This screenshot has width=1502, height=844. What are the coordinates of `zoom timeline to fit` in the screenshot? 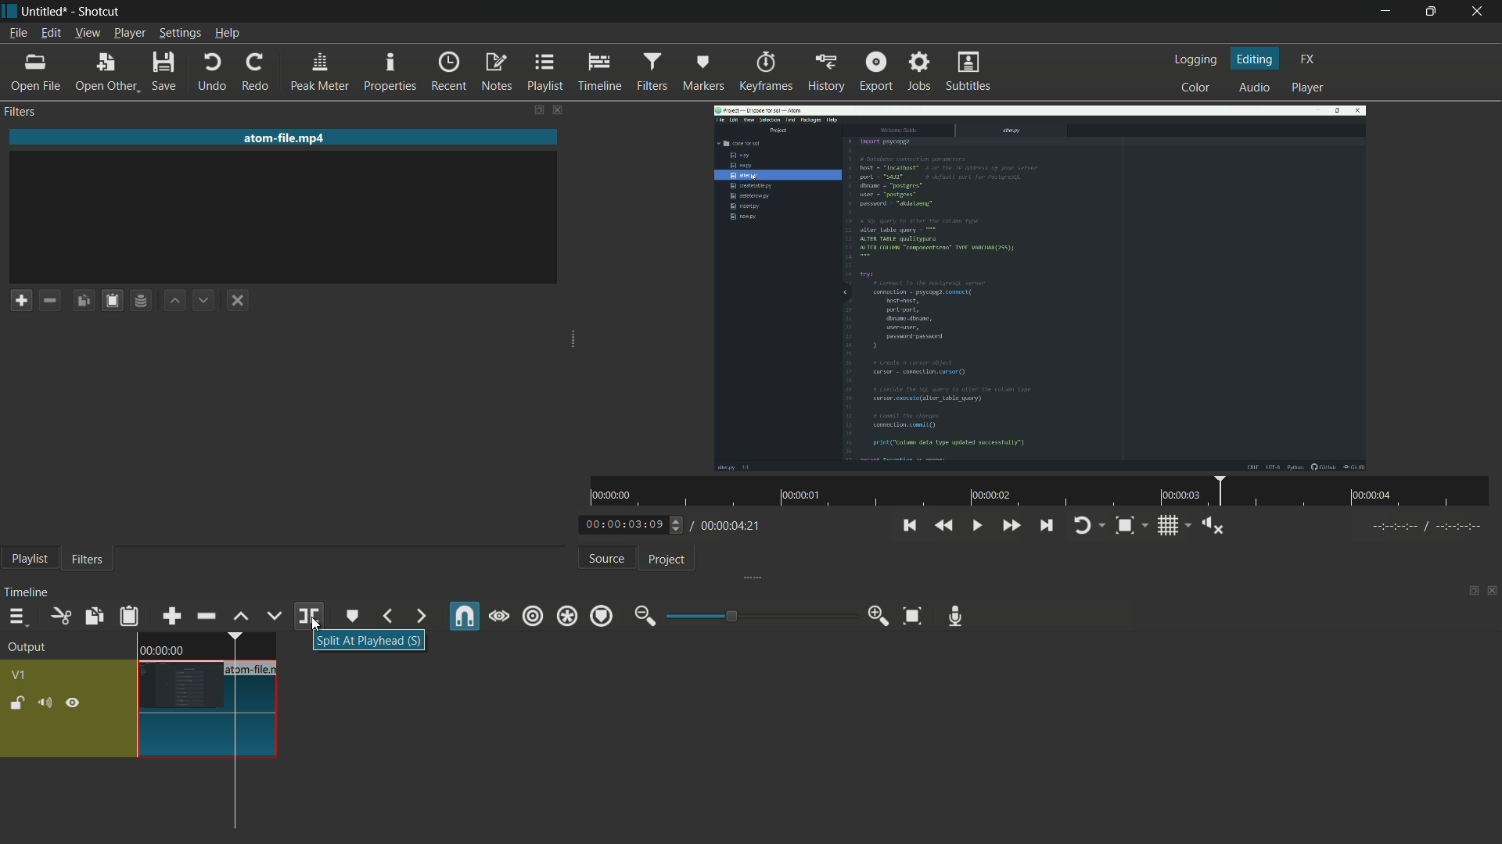 It's located at (911, 617).